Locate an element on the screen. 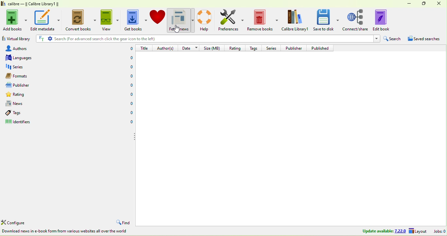 Image resolution: width=447 pixels, height=236 pixels. date is located at coordinates (190, 48).